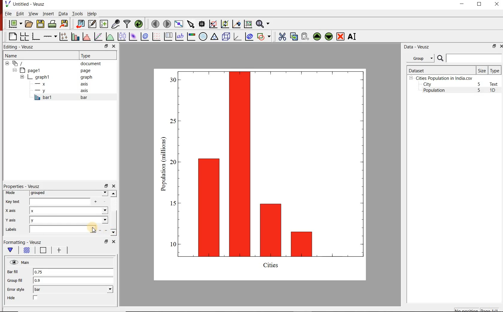 The height and width of the screenshot is (312, 503). I want to click on input field, so click(62, 230).